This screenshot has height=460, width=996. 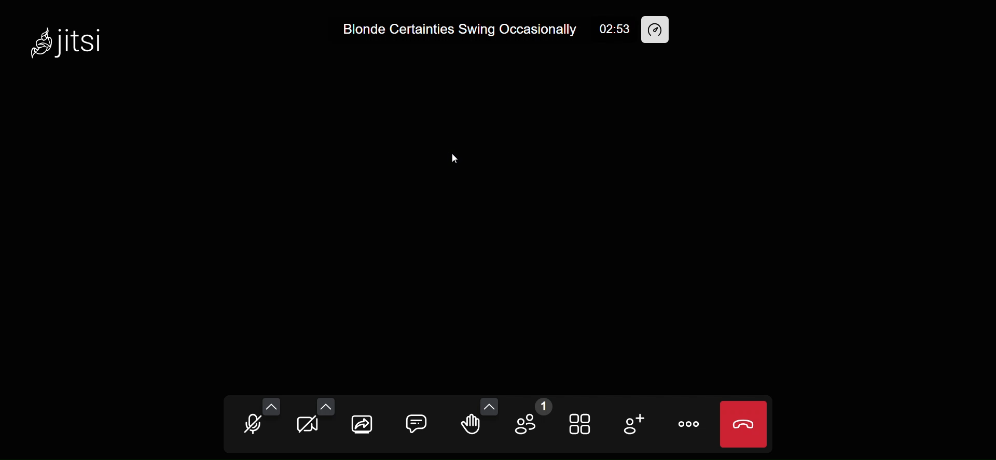 I want to click on invite people, so click(x=636, y=425).